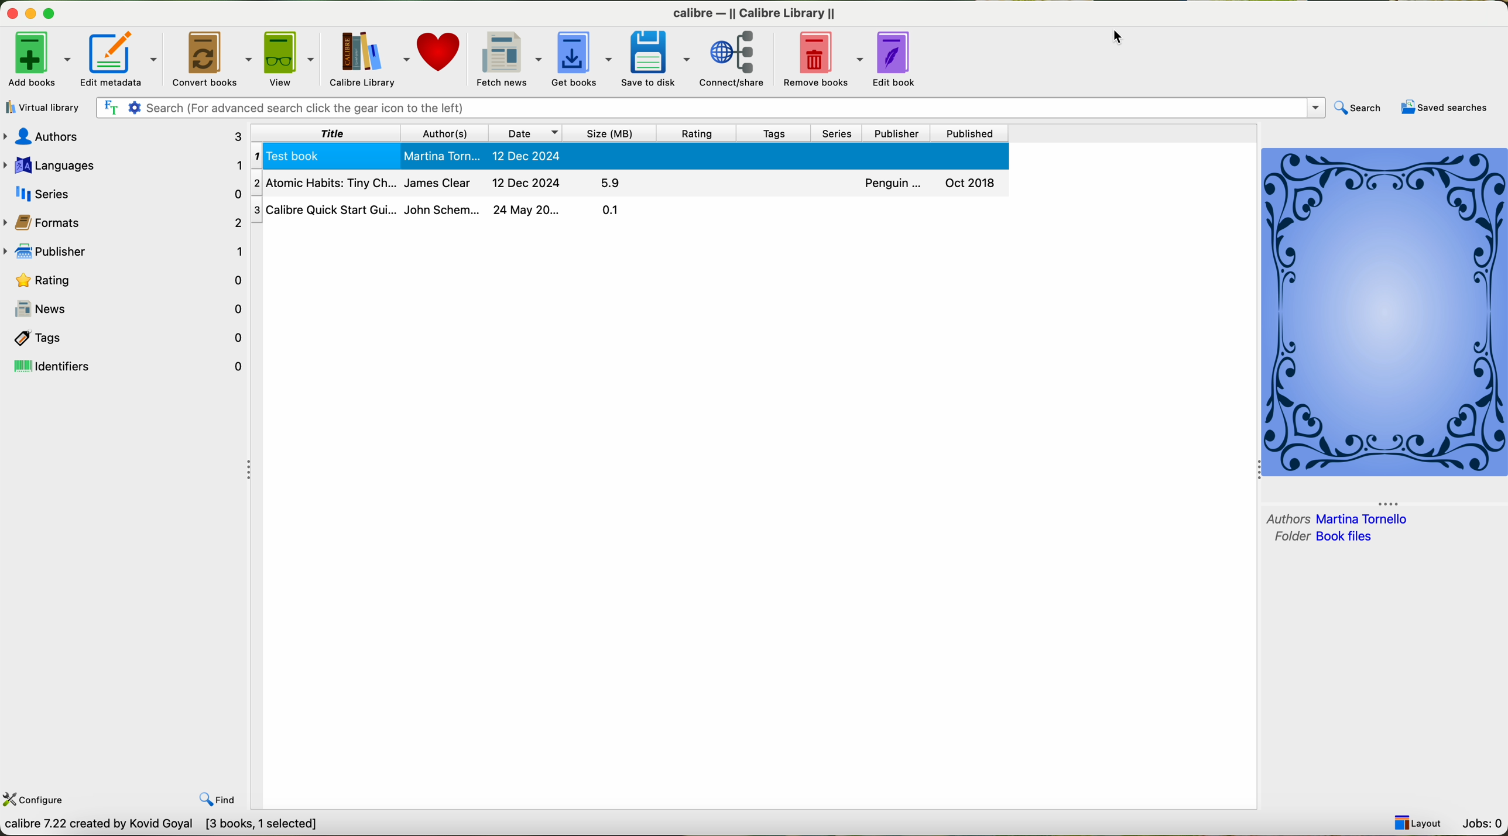 This screenshot has width=1508, height=836. Describe the element at coordinates (695, 132) in the screenshot. I see `rating` at that location.